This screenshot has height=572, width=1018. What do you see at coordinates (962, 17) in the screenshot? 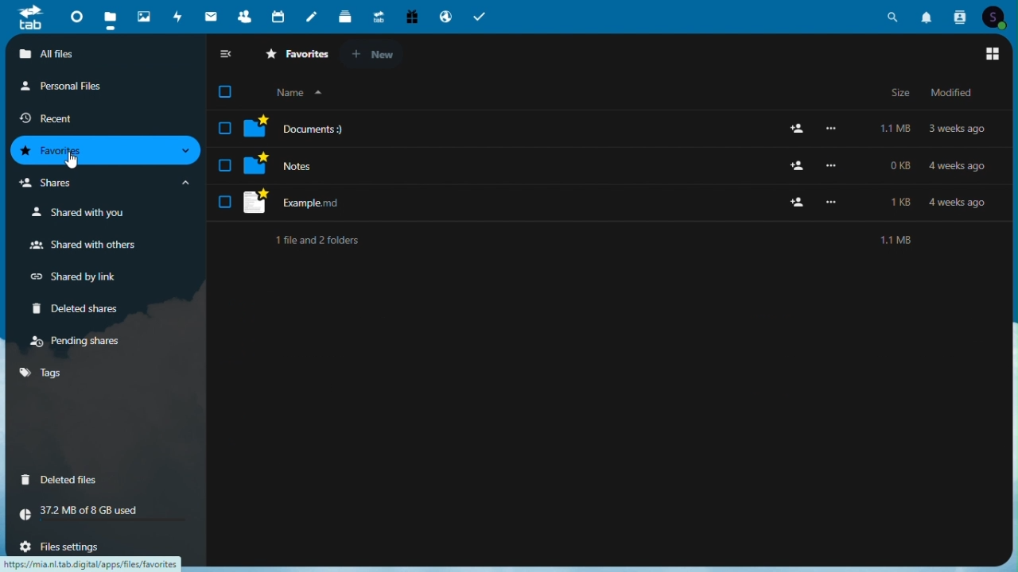
I see `Contacts` at bounding box center [962, 17].